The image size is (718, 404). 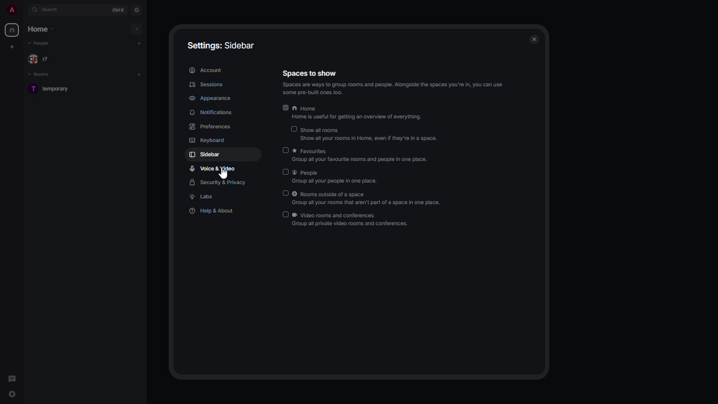 I want to click on disabled, so click(x=286, y=150).